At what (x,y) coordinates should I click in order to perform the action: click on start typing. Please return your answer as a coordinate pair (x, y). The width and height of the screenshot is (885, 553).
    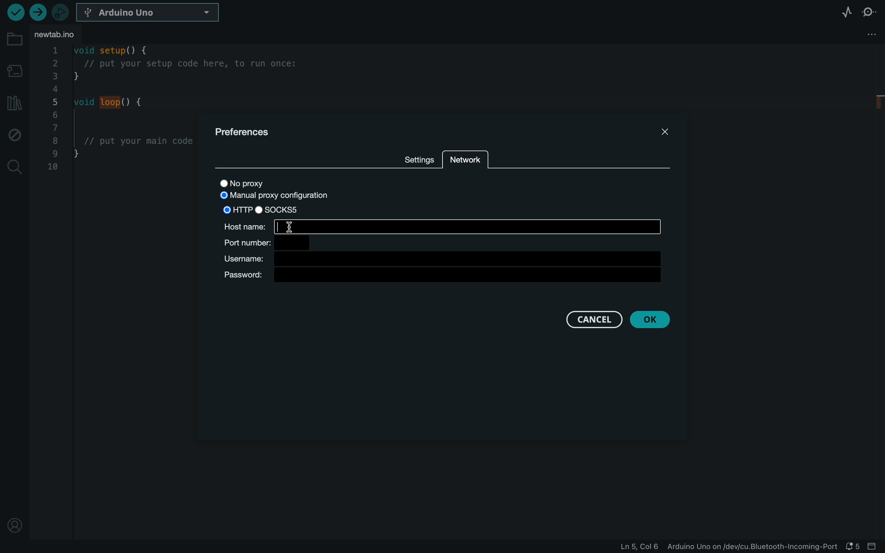
    Looking at the image, I should click on (468, 226).